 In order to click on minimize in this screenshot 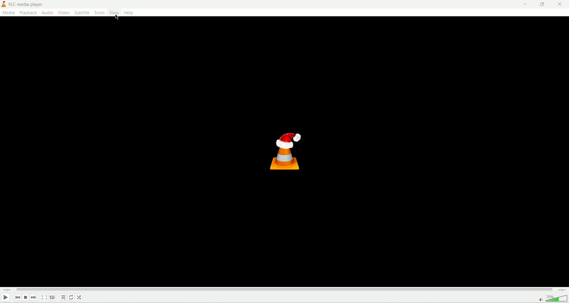, I will do `click(525, 5)`.